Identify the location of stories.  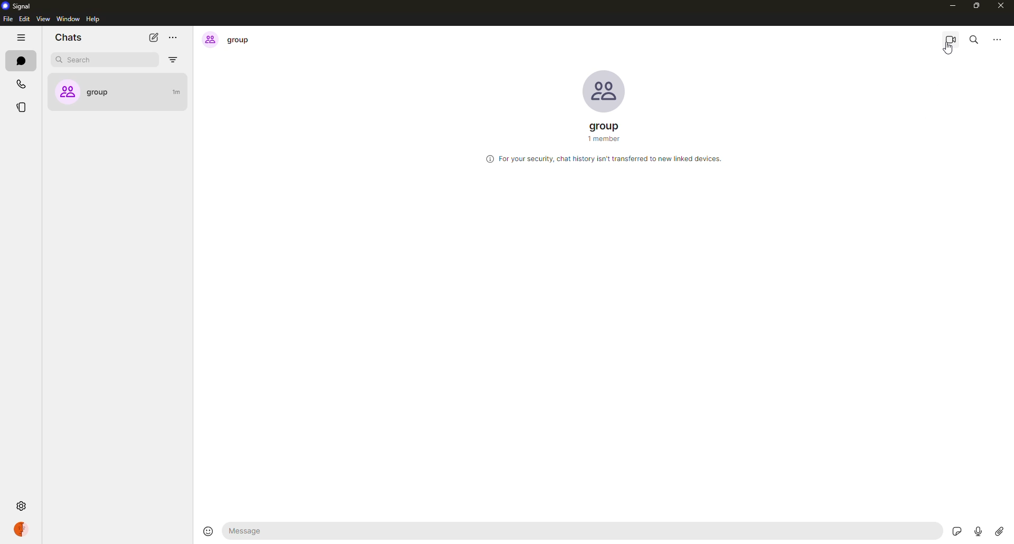
(23, 107).